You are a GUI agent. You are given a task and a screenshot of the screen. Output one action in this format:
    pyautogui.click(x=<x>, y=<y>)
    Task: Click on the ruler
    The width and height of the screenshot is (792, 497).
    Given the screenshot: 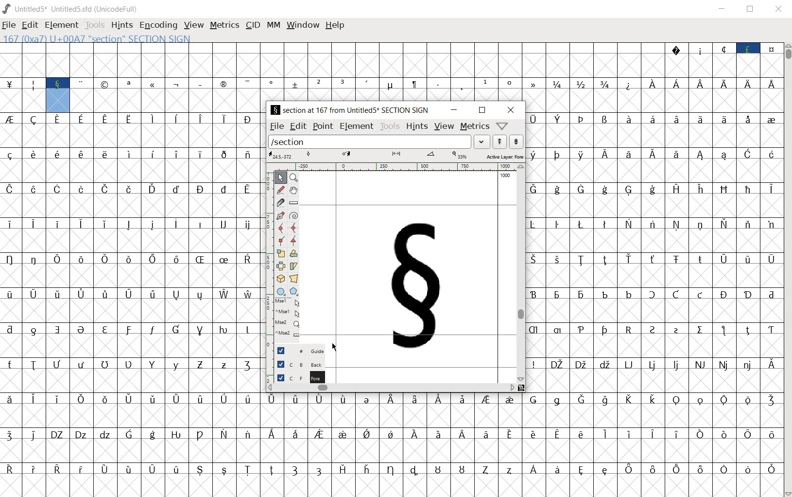 What is the action you would take?
    pyautogui.click(x=393, y=167)
    